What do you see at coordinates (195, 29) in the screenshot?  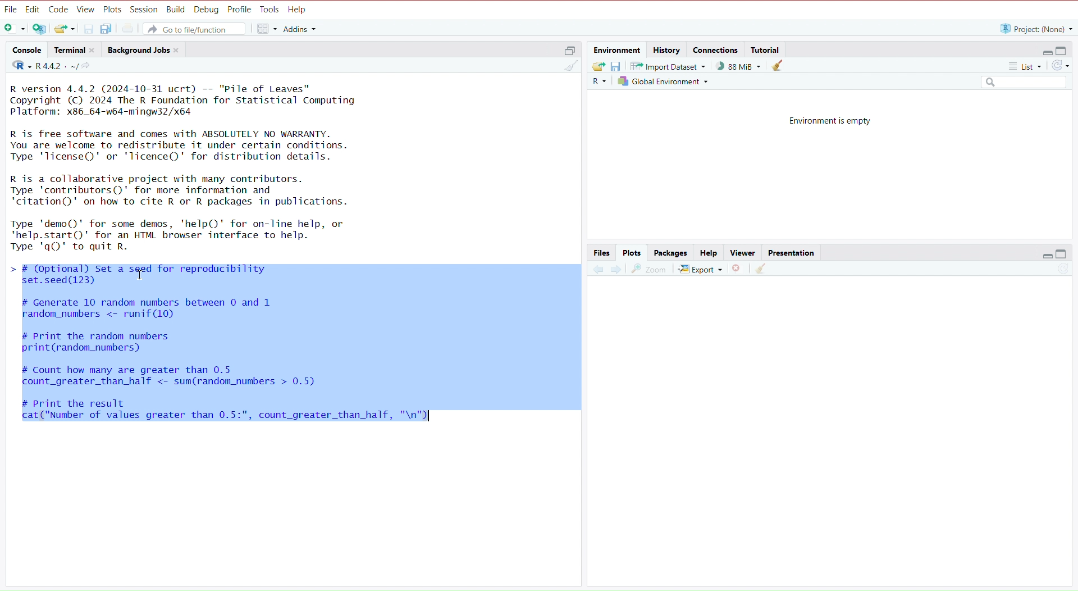 I see `Go to file/function` at bounding box center [195, 29].